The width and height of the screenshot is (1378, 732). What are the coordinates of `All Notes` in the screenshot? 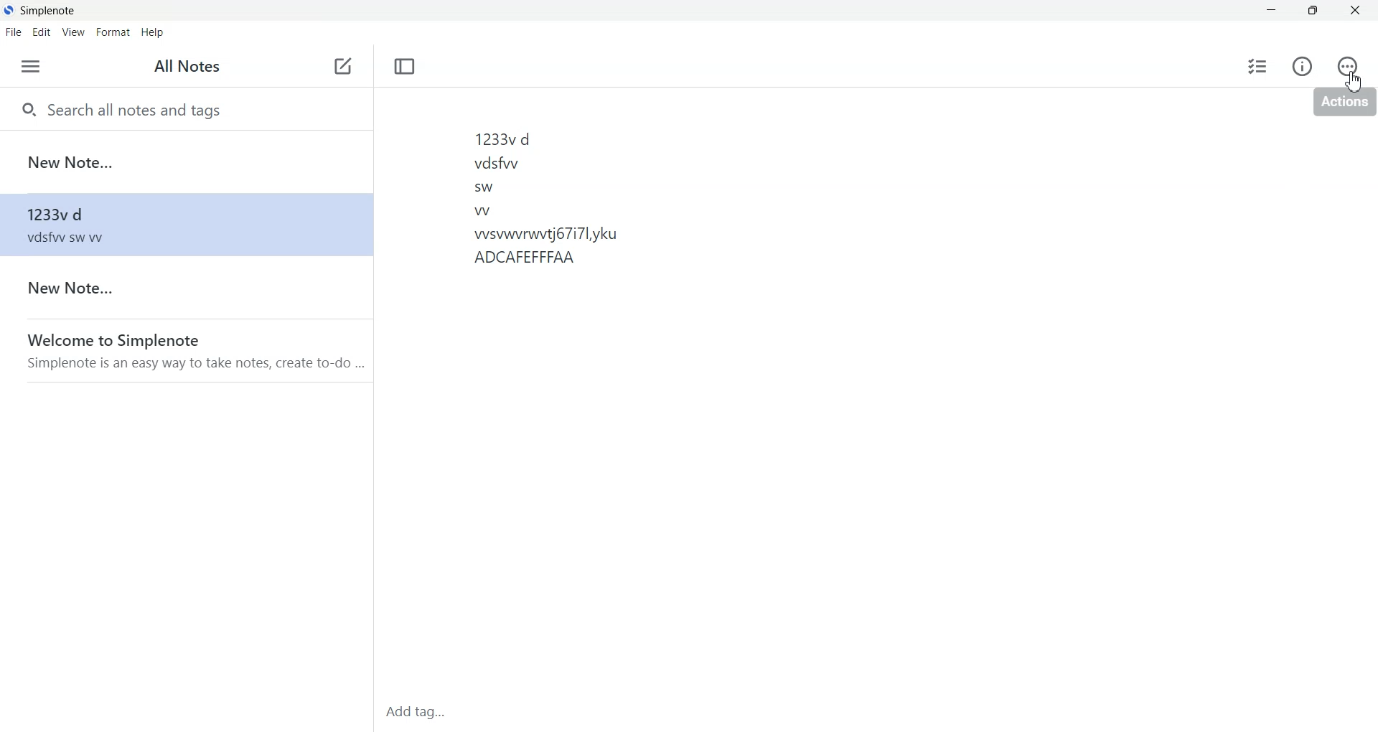 It's located at (190, 67).